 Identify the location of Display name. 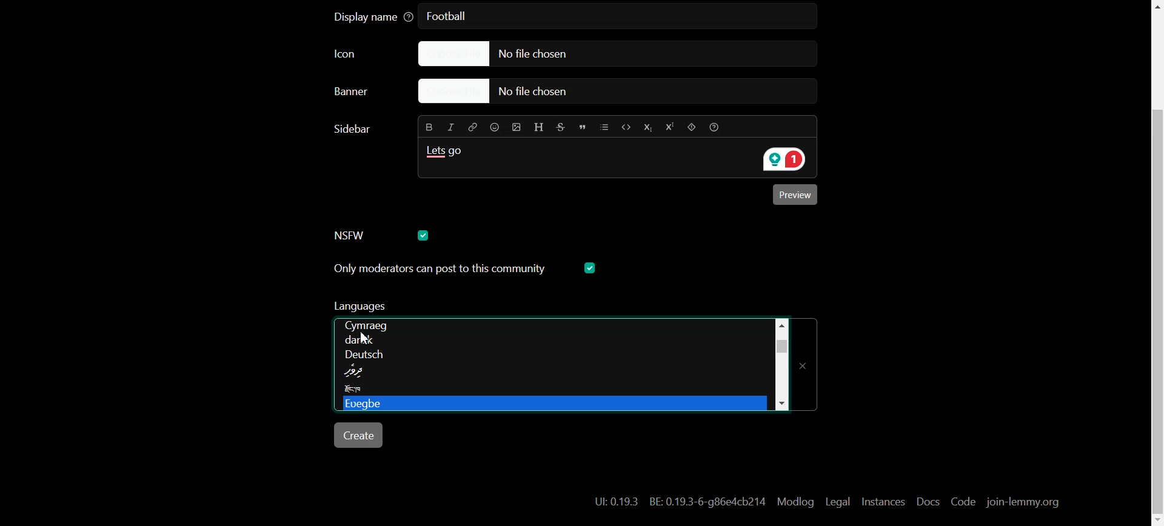
(373, 18).